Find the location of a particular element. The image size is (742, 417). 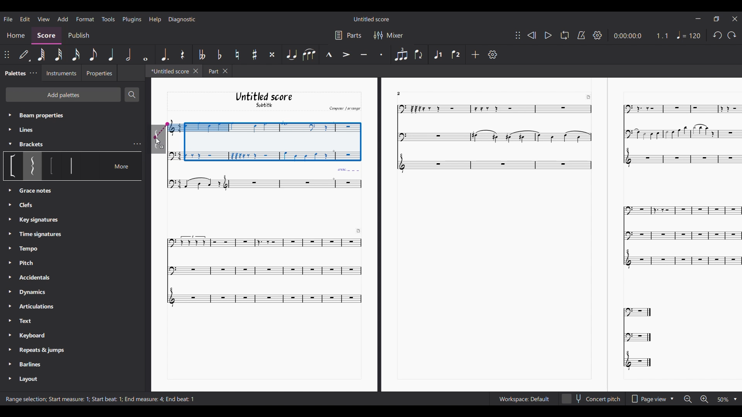

 is located at coordinates (9, 292).